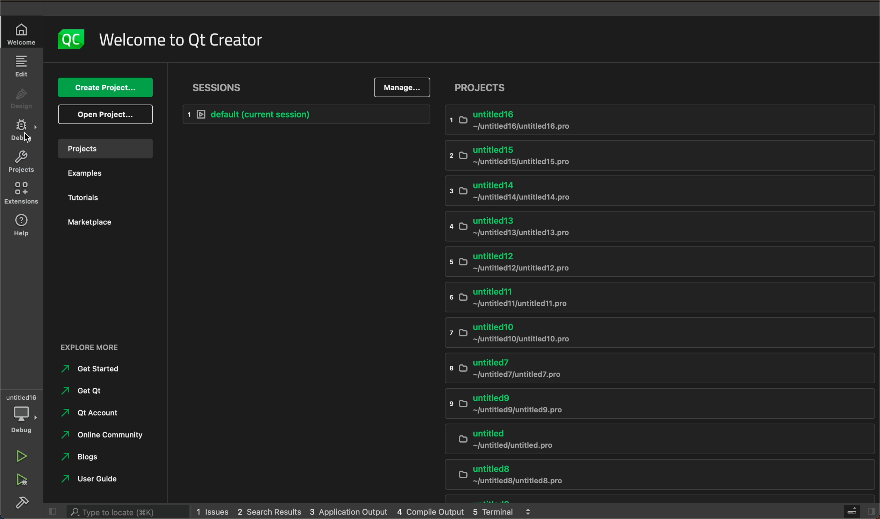 This screenshot has width=880, height=519. I want to click on cursor, so click(29, 138).